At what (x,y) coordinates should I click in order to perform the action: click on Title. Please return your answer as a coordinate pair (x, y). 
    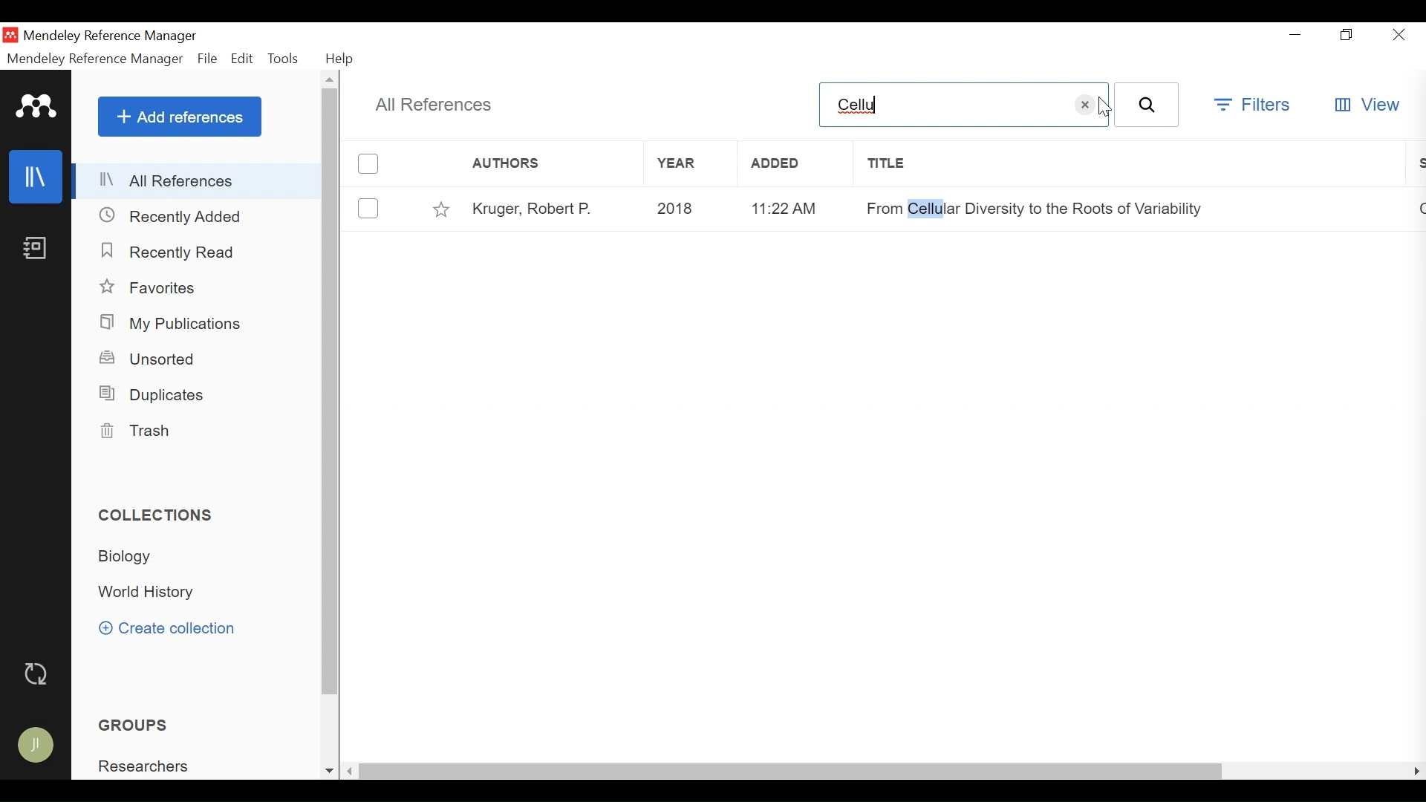
    Looking at the image, I should click on (1128, 164).